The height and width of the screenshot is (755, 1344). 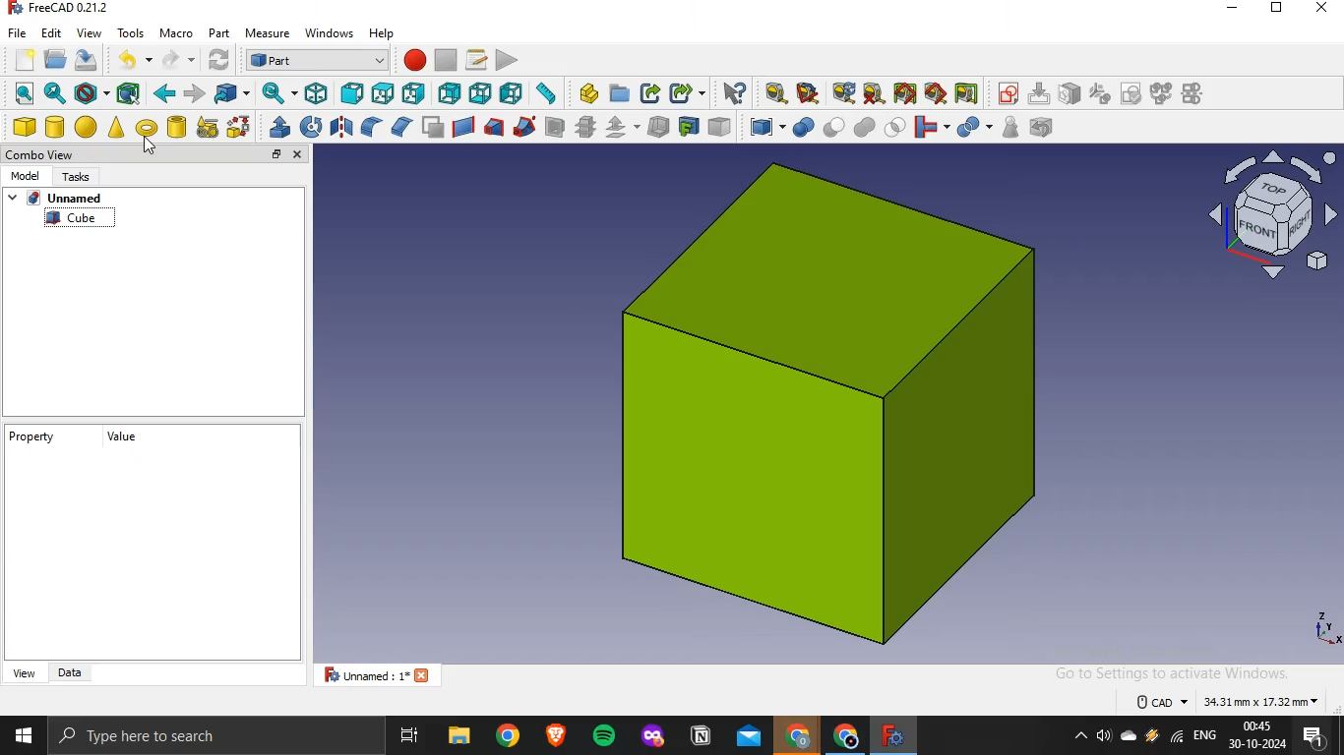 What do you see at coordinates (777, 92) in the screenshot?
I see `measure linear` at bounding box center [777, 92].